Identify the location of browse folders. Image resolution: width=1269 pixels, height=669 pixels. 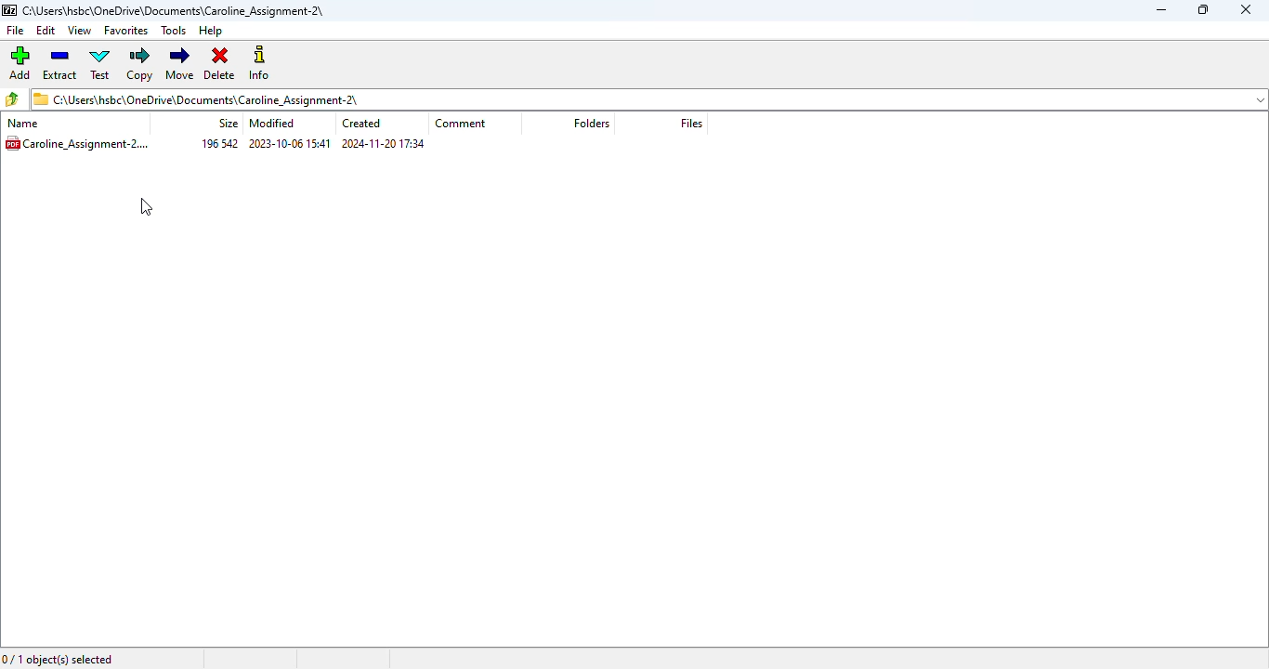
(12, 98).